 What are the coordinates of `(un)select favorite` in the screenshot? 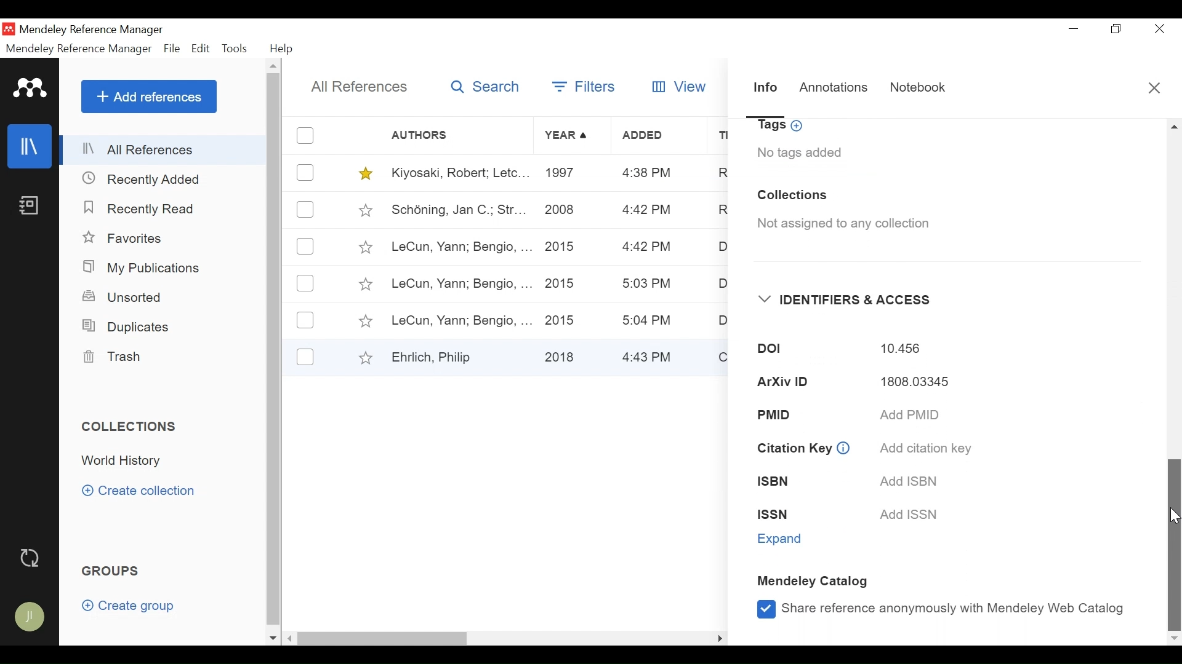 It's located at (363, 173).